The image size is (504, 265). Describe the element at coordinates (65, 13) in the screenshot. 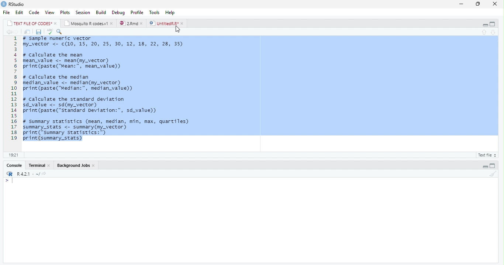

I see `plots` at that location.